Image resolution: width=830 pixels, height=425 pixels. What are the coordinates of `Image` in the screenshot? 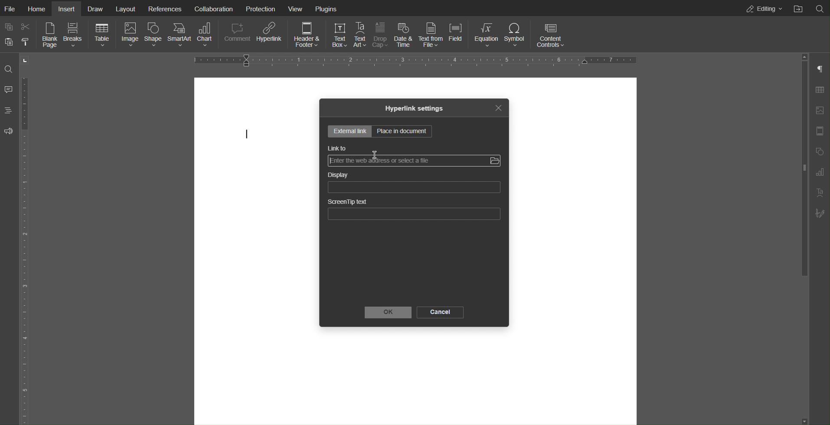 It's located at (131, 35).